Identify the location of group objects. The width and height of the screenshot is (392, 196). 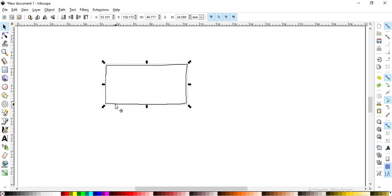
(379, 173).